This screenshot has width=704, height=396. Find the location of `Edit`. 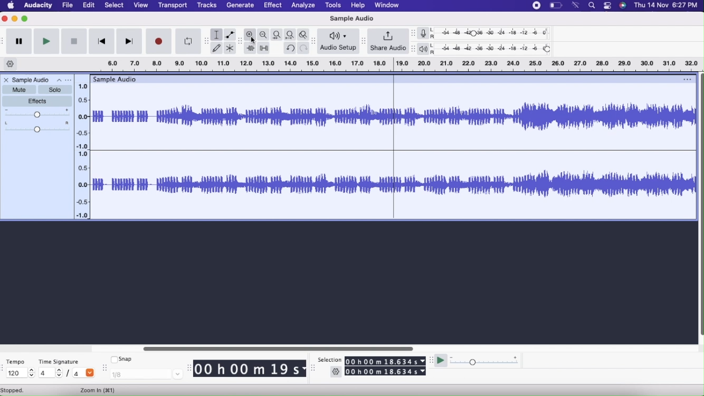

Edit is located at coordinates (90, 5).